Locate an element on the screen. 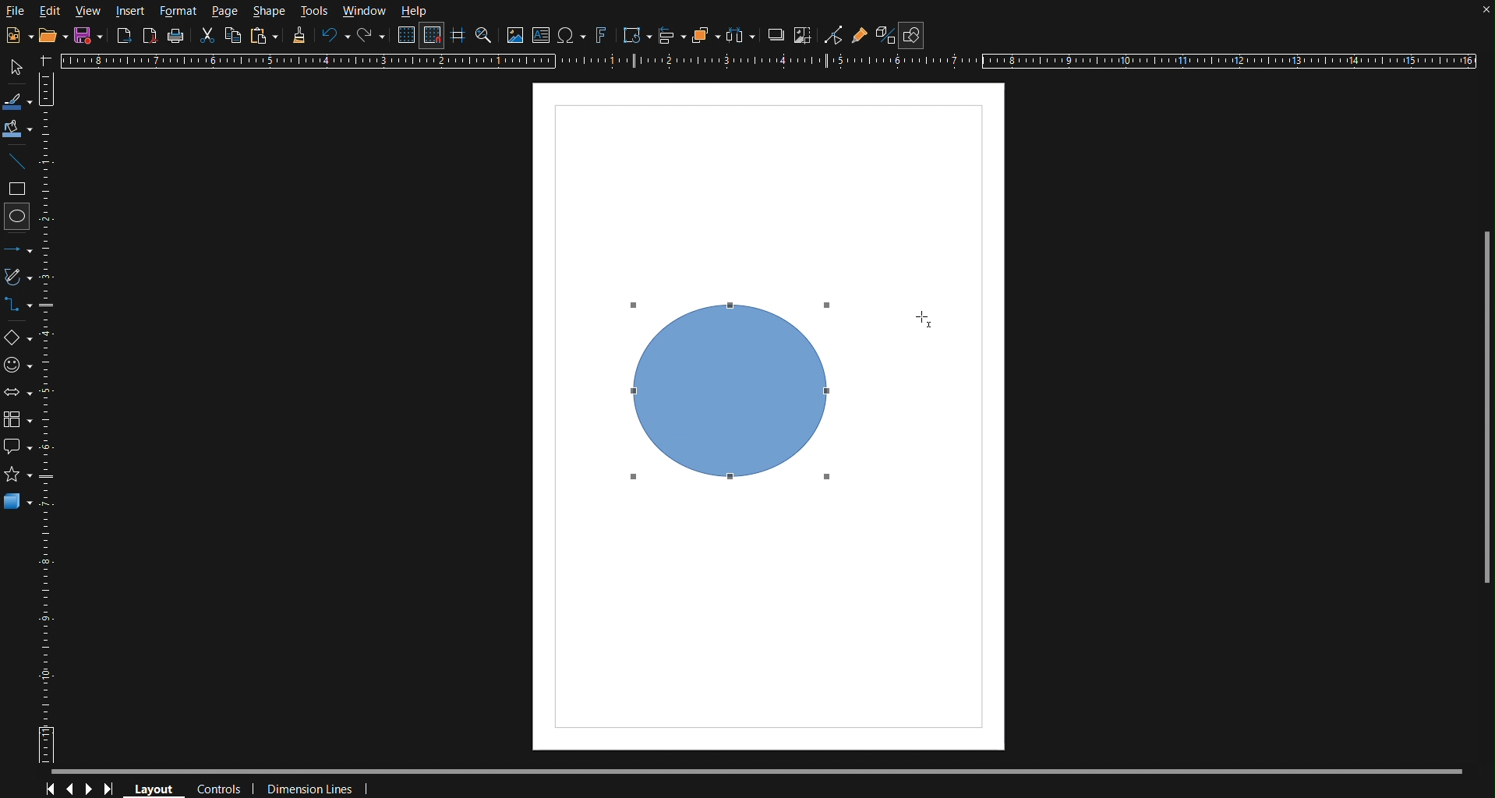  Connectors is located at coordinates (19, 305).